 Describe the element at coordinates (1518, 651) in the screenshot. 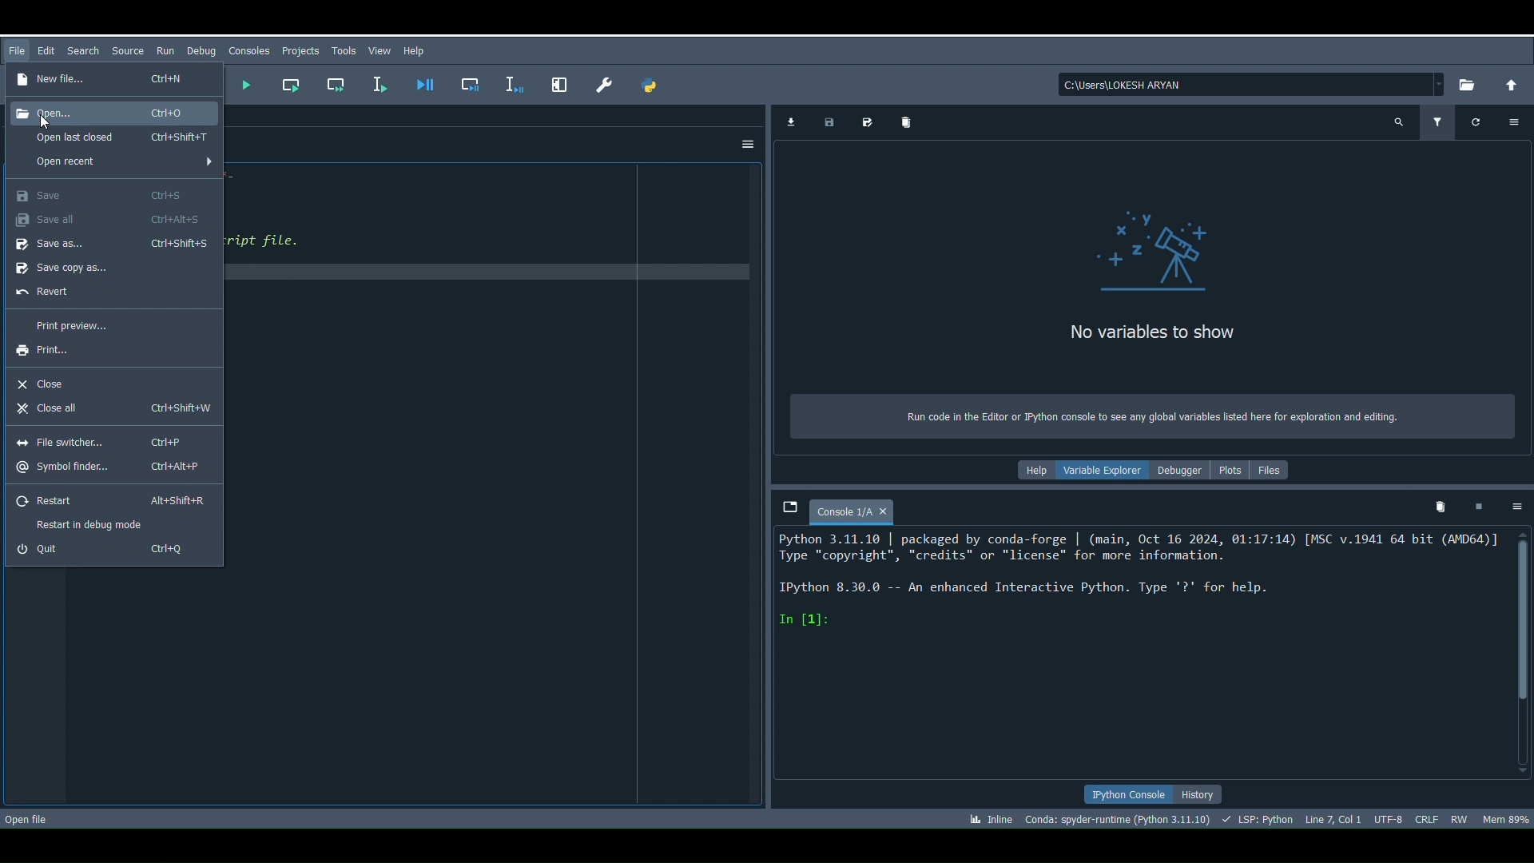

I see `Scrollbar` at that location.